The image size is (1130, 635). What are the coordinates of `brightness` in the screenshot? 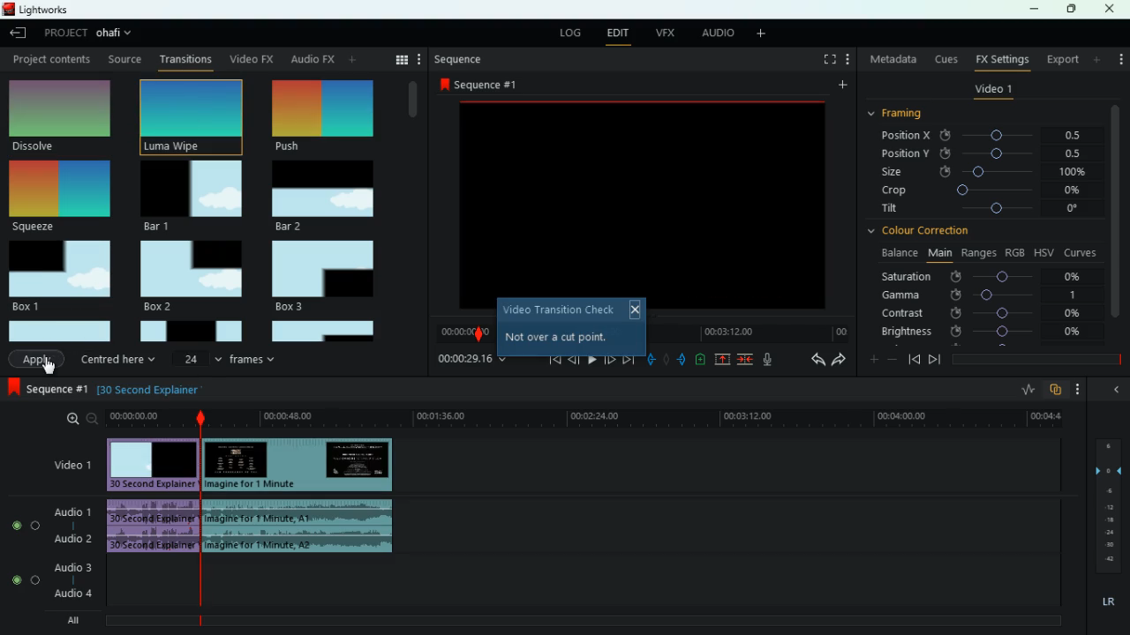 It's located at (983, 332).